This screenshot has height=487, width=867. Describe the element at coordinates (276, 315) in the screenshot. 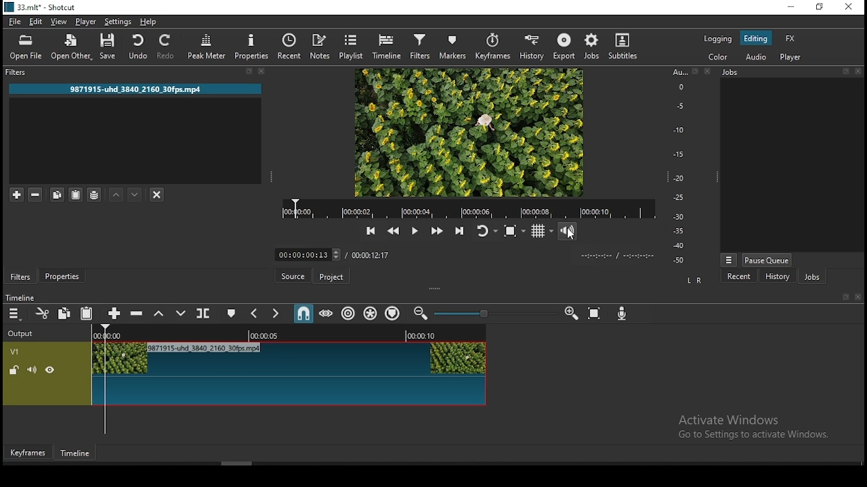

I see `next marker` at that location.